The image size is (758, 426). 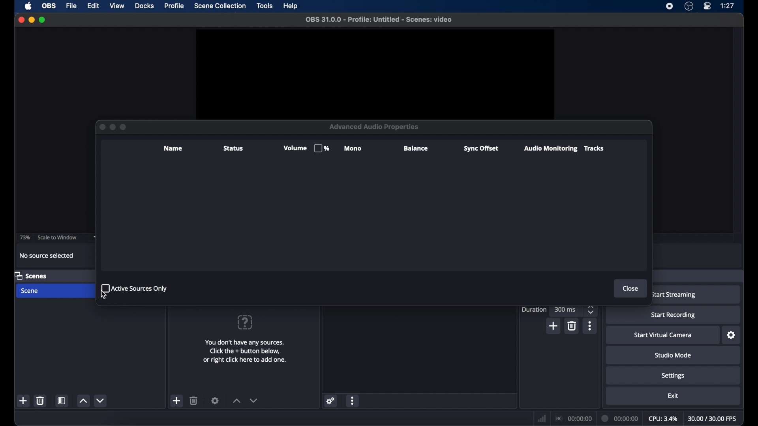 What do you see at coordinates (673, 355) in the screenshot?
I see `studio mode` at bounding box center [673, 355].